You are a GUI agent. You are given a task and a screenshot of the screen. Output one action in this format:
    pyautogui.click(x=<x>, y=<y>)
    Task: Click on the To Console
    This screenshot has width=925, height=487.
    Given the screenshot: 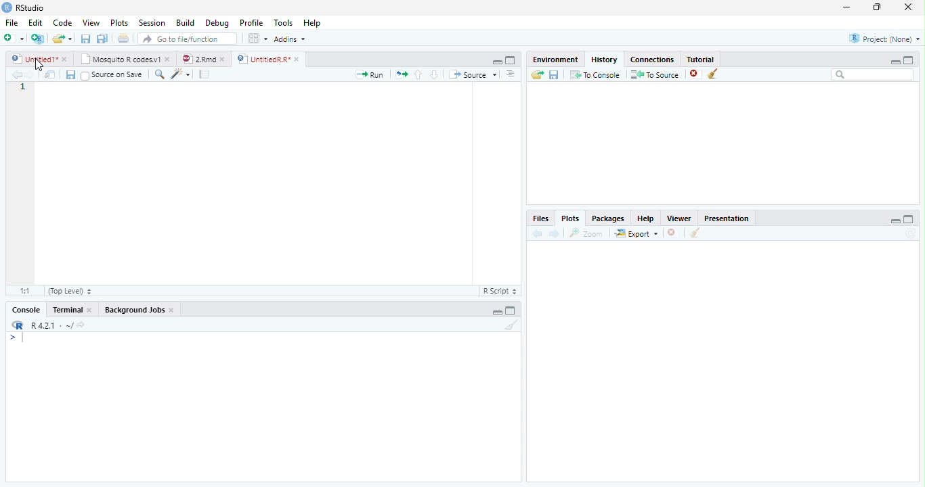 What is the action you would take?
    pyautogui.click(x=595, y=74)
    